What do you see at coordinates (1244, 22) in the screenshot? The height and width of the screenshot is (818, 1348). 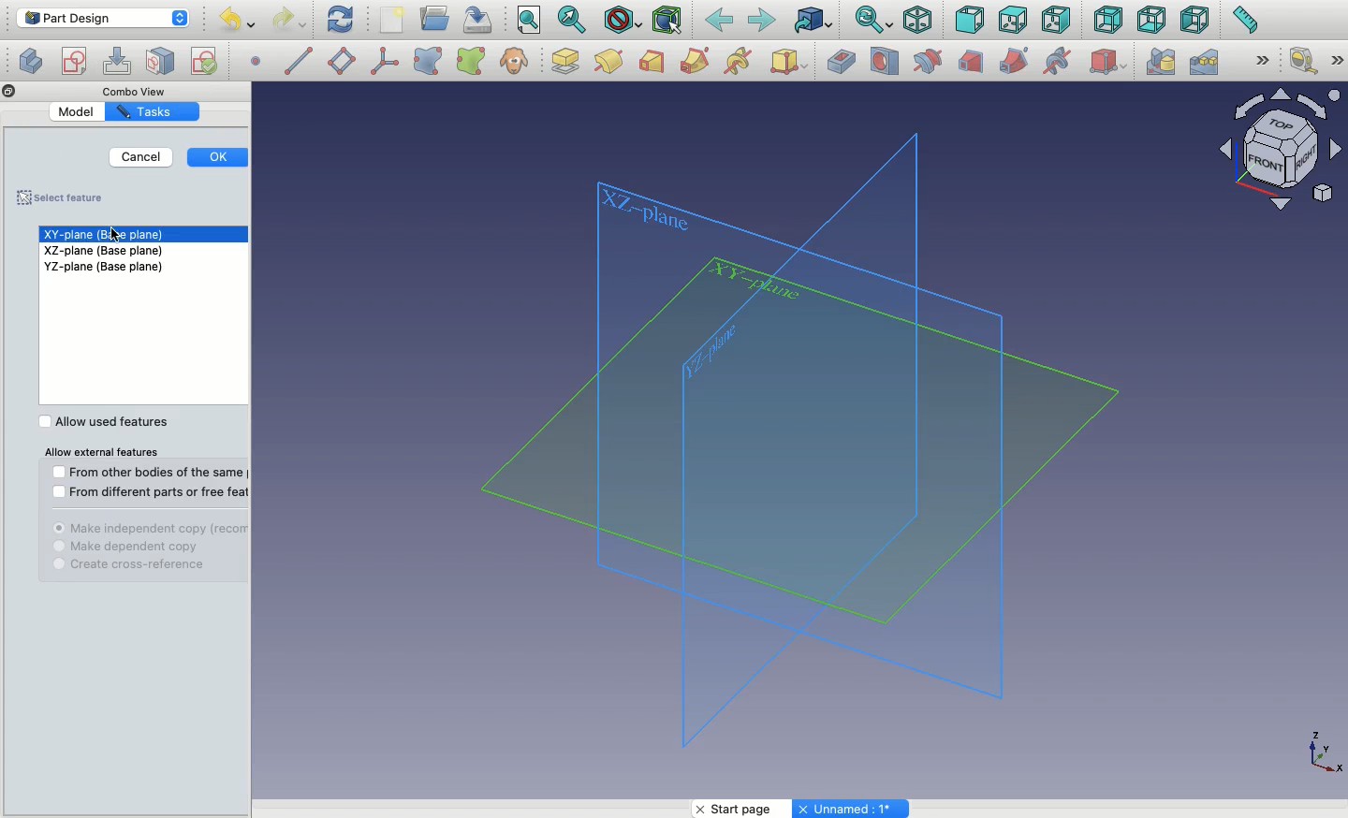 I see `Measure` at bounding box center [1244, 22].